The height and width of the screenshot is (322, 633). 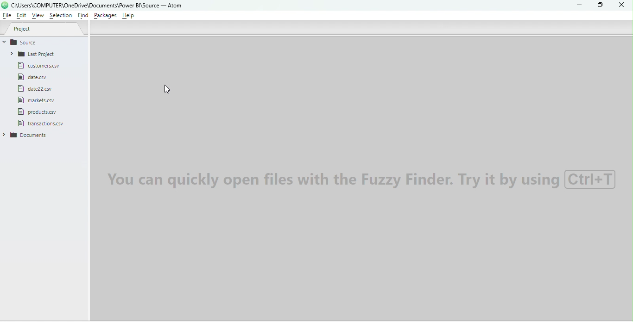 What do you see at coordinates (39, 55) in the screenshot?
I see `Folder` at bounding box center [39, 55].